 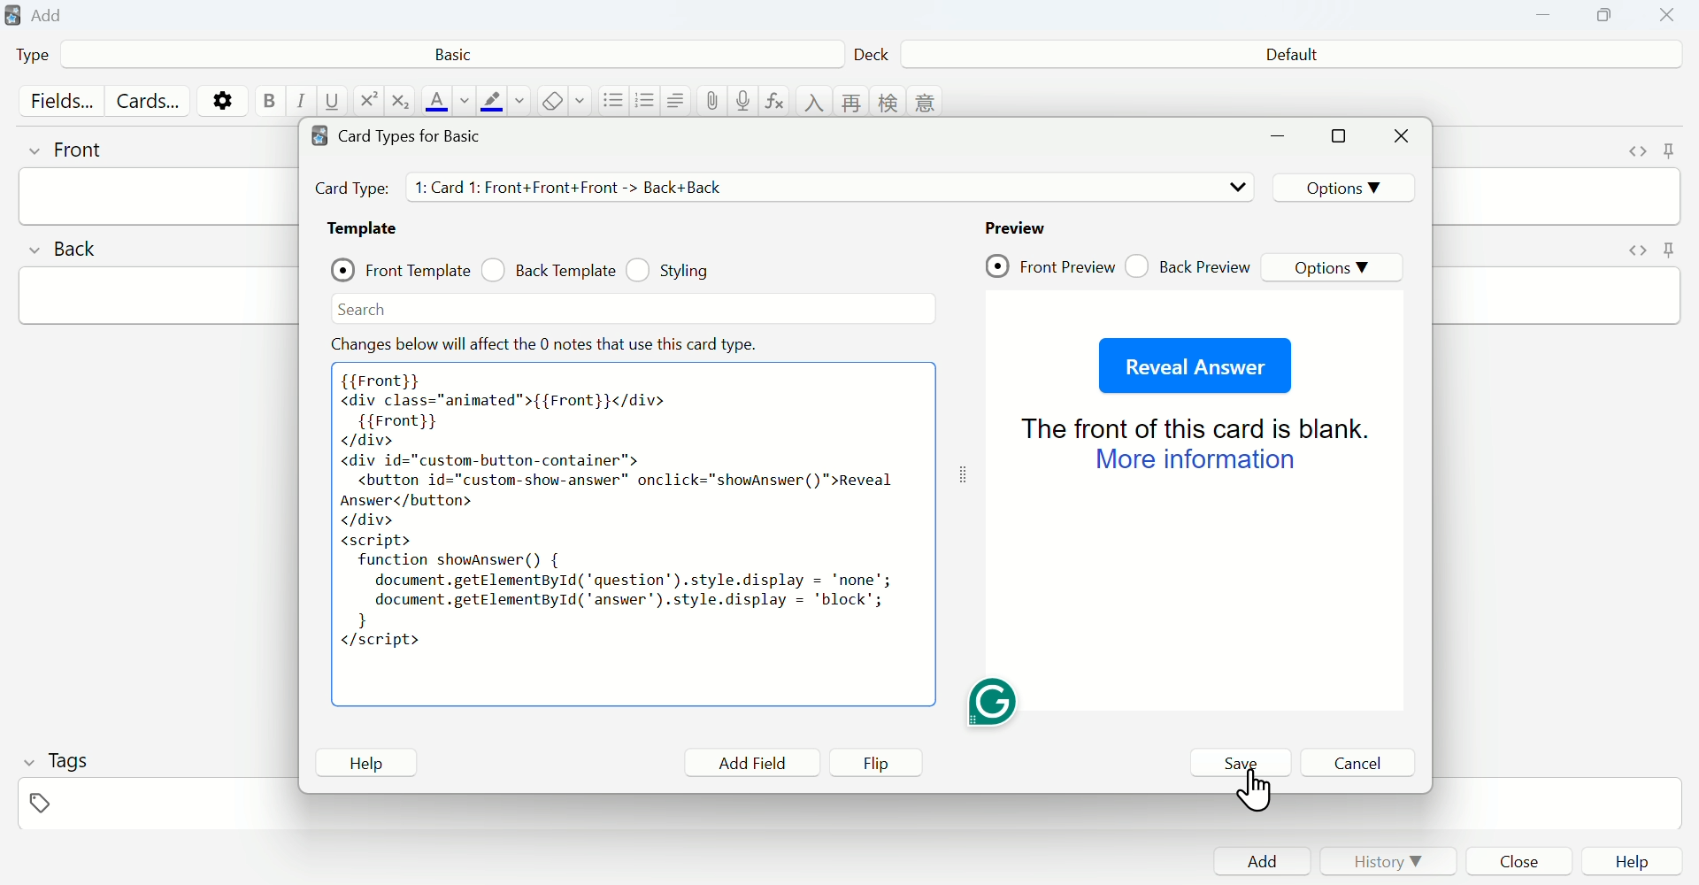 What do you see at coordinates (1295, 55) in the screenshot?
I see `Default` at bounding box center [1295, 55].